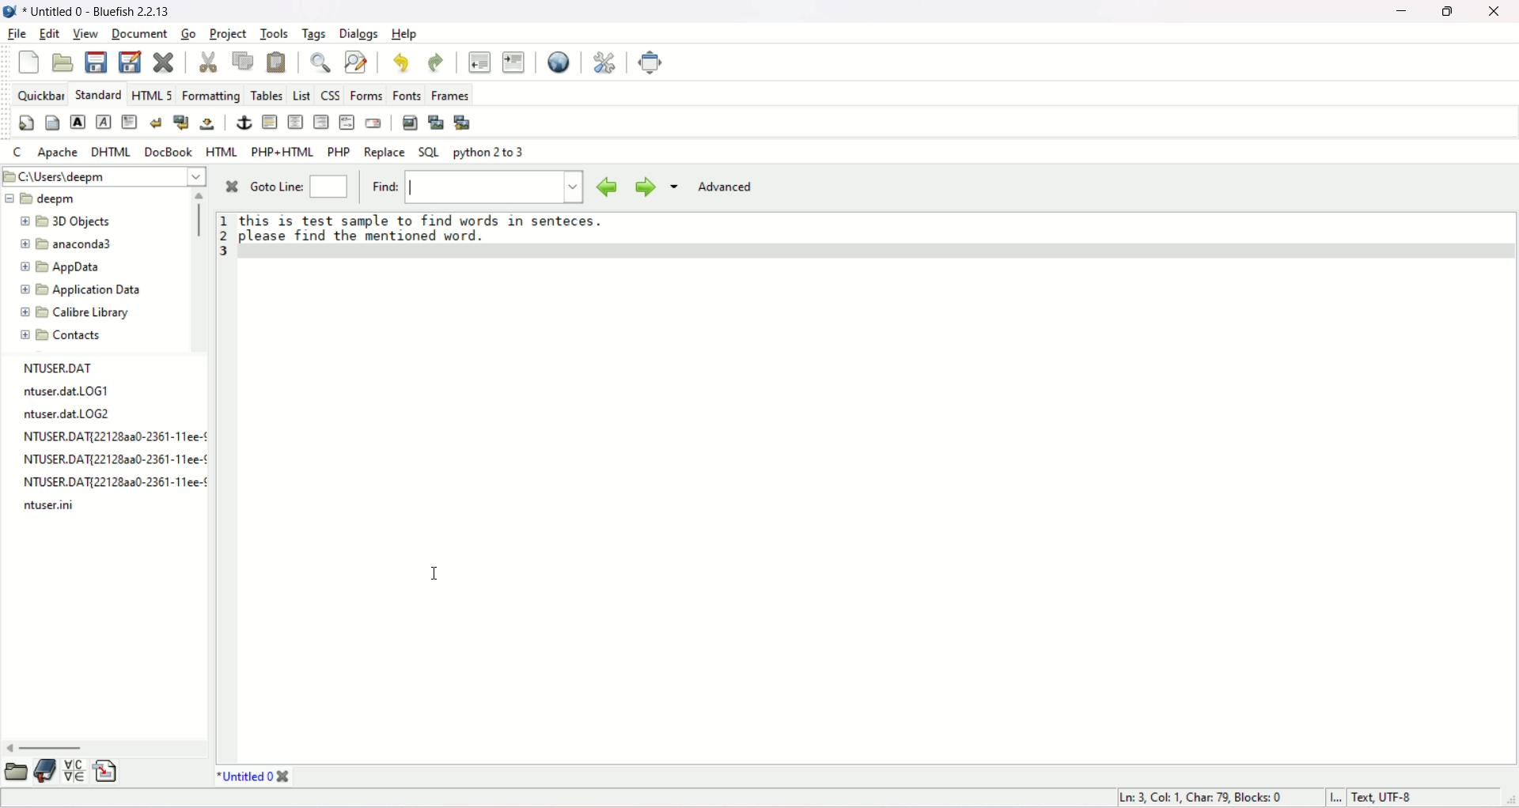 The height and width of the screenshot is (808, 1519). What do you see at coordinates (273, 34) in the screenshot?
I see `tools` at bounding box center [273, 34].